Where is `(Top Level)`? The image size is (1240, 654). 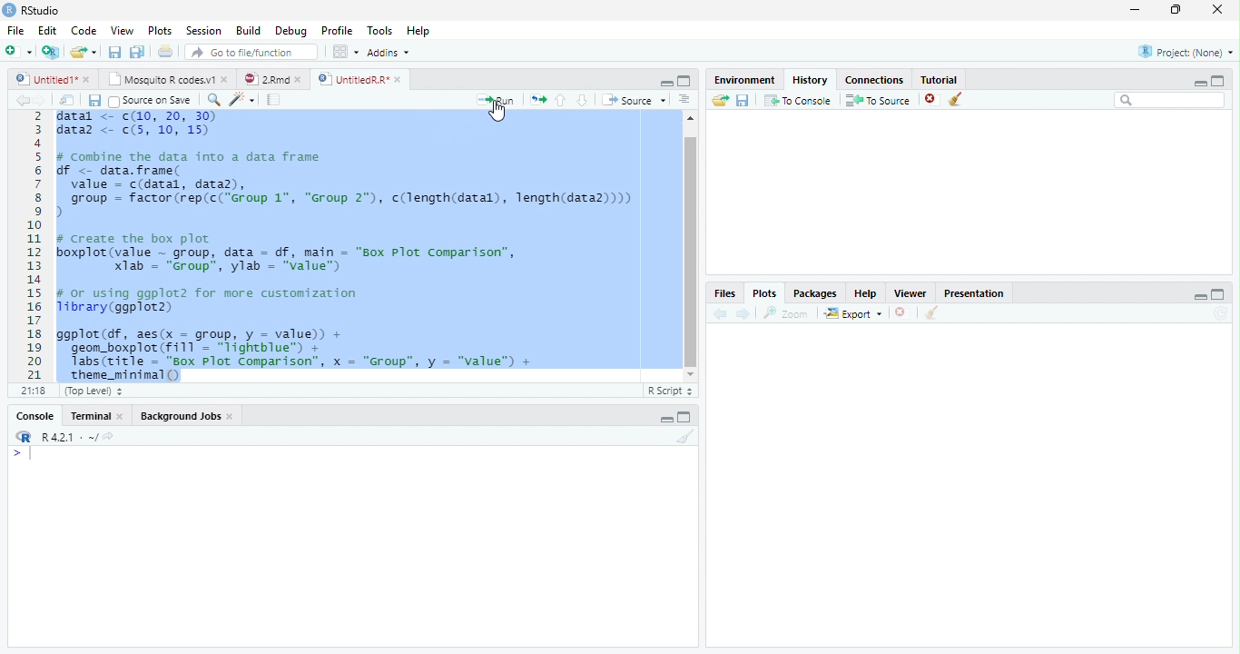
(Top Level) is located at coordinates (92, 391).